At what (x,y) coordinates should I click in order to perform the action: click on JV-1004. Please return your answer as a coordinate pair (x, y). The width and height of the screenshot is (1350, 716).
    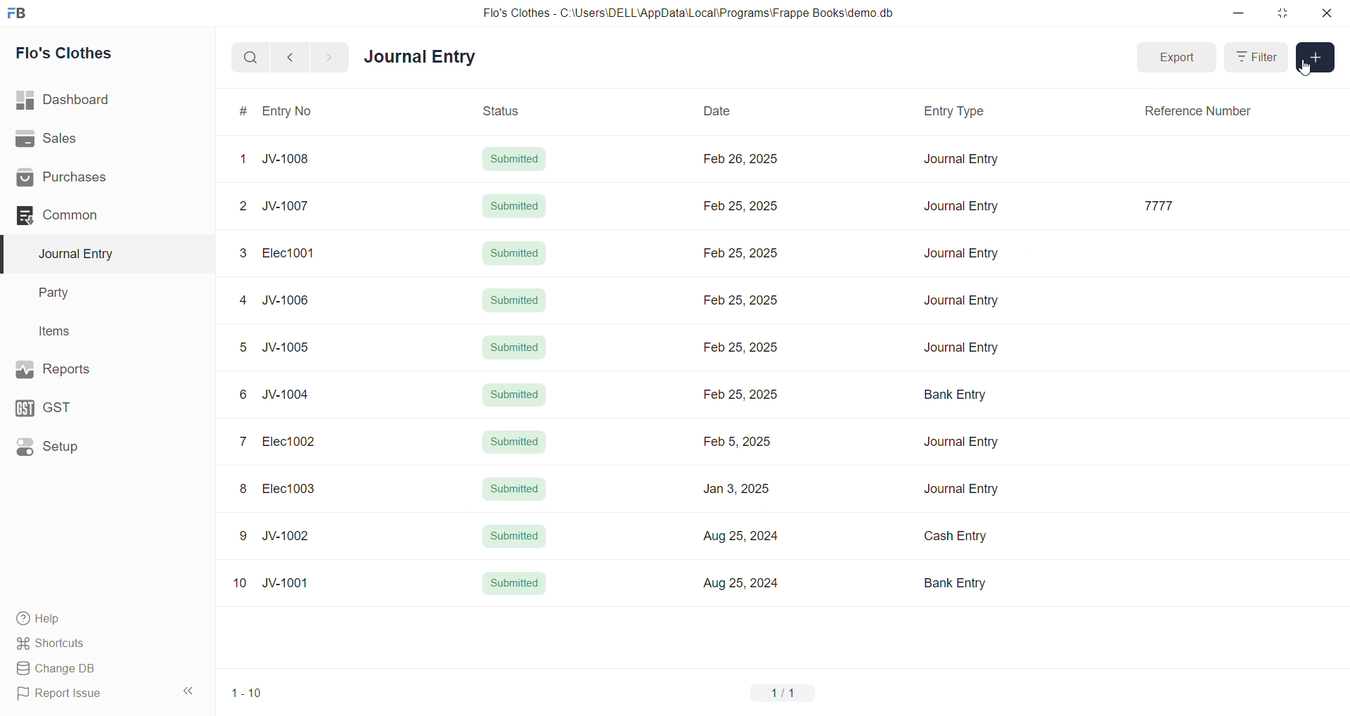
    Looking at the image, I should click on (288, 395).